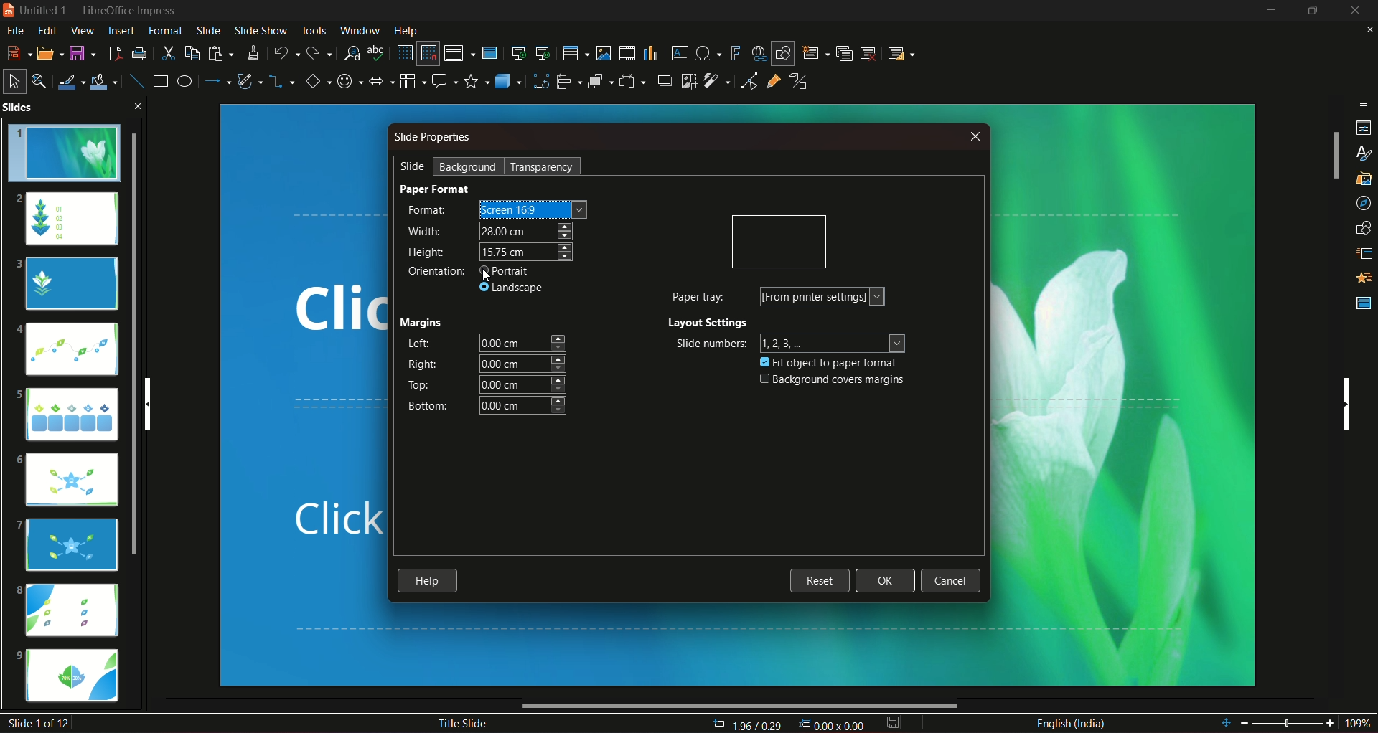 This screenshot has height=733, width=1378. I want to click on cut, so click(168, 52).